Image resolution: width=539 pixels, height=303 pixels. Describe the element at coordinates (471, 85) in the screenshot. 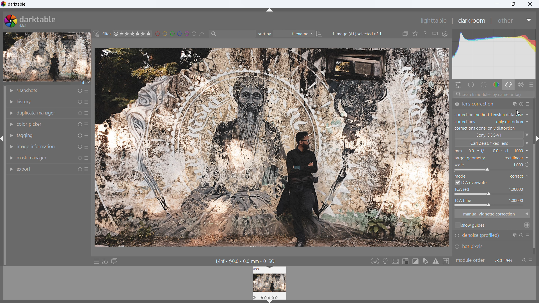

I see `show only active modules` at that location.